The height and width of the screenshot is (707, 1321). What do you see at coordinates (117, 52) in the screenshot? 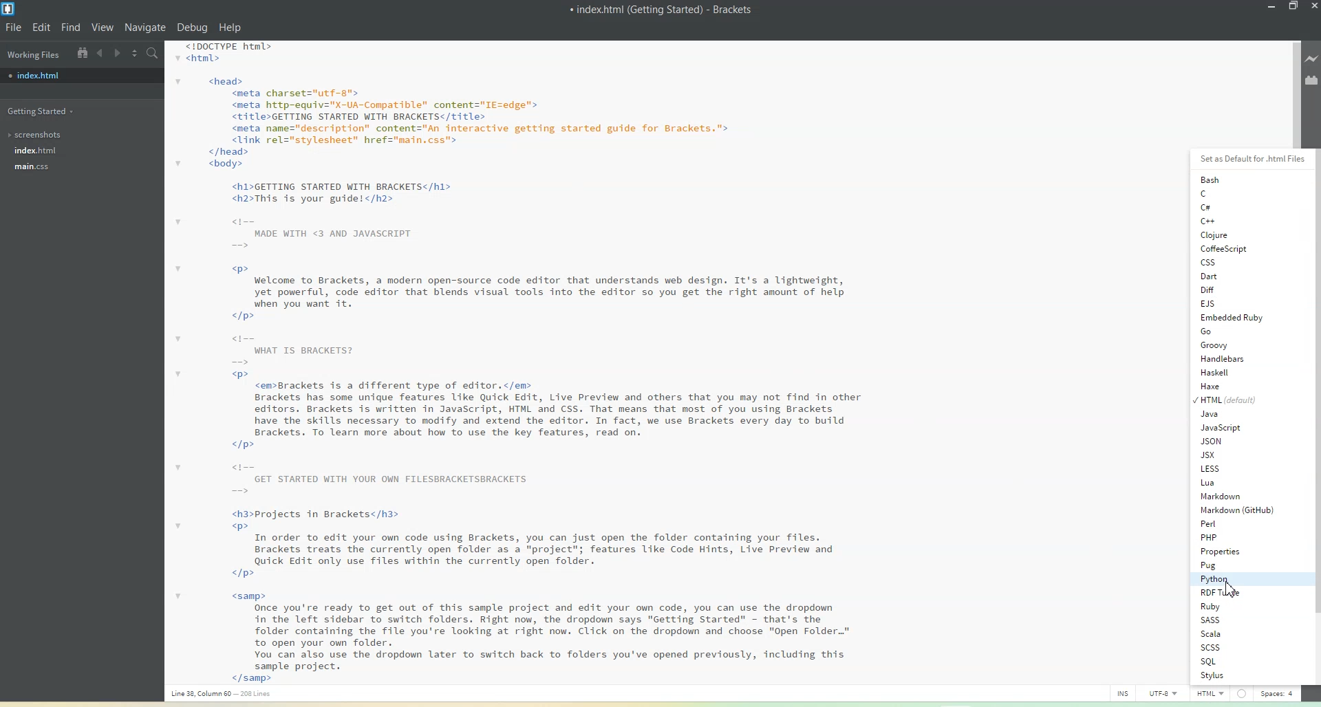
I see `Navigate Forward` at bounding box center [117, 52].